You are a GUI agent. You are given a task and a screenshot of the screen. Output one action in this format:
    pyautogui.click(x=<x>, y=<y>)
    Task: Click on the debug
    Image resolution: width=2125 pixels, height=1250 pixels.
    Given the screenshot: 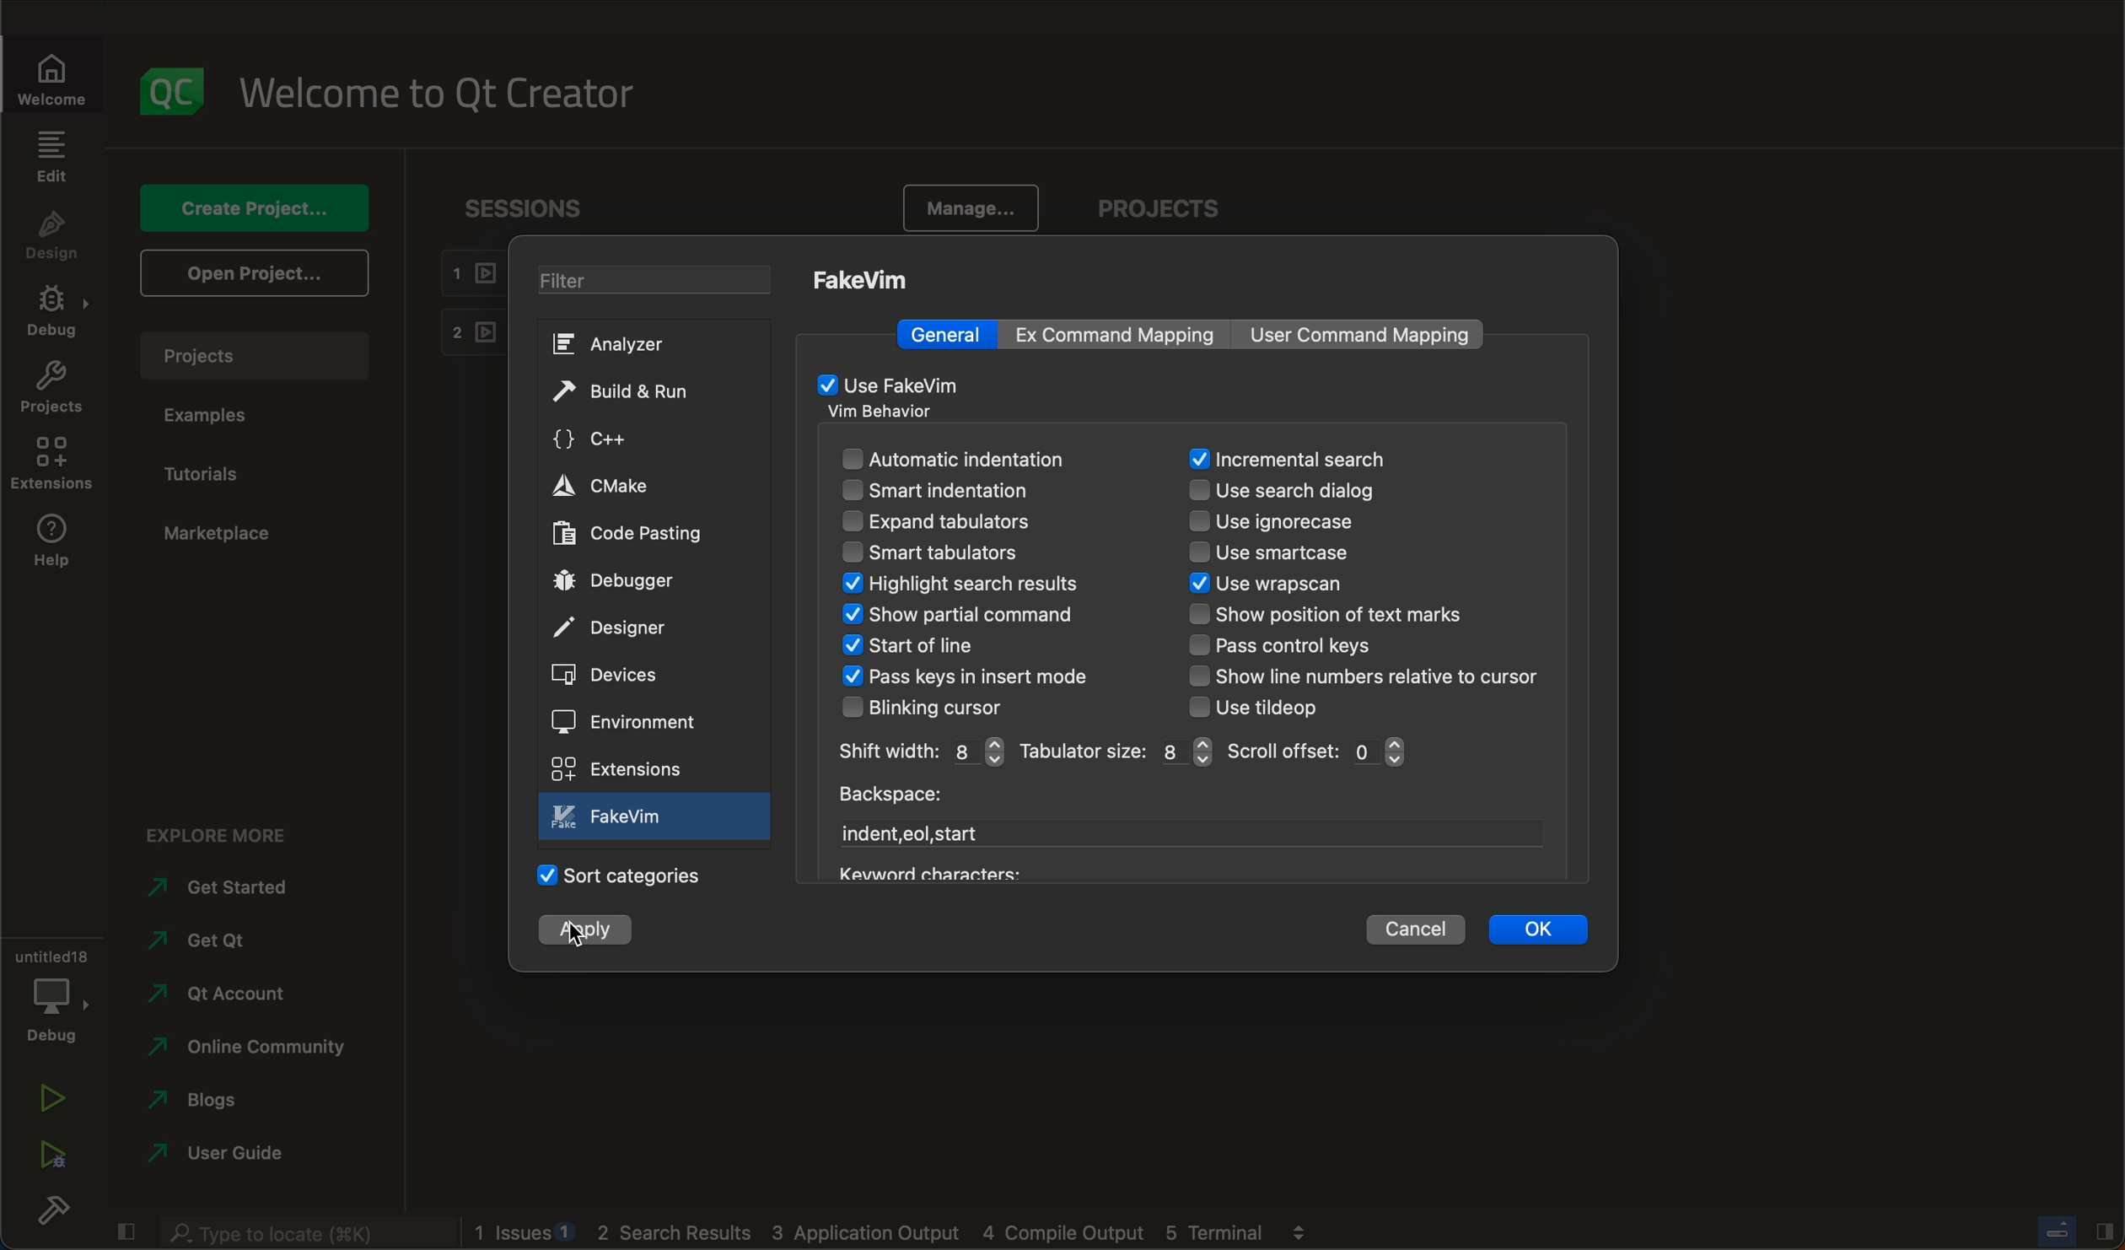 What is the action you would take?
    pyautogui.click(x=55, y=309)
    